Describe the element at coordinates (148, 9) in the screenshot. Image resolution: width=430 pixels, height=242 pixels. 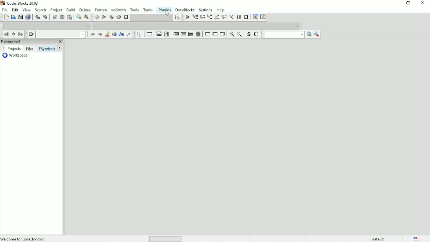
I see `Tools+` at that location.